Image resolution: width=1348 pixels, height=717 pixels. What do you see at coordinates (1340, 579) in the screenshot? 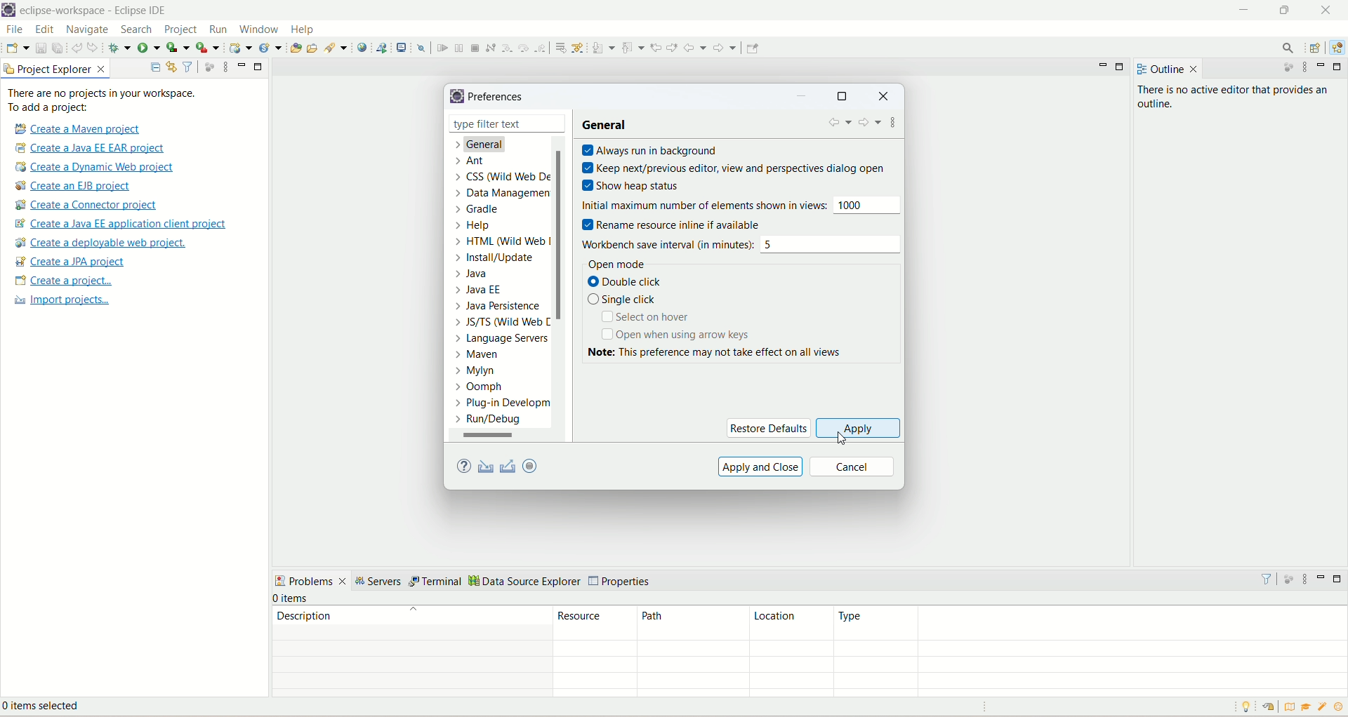
I see `maximize` at bounding box center [1340, 579].